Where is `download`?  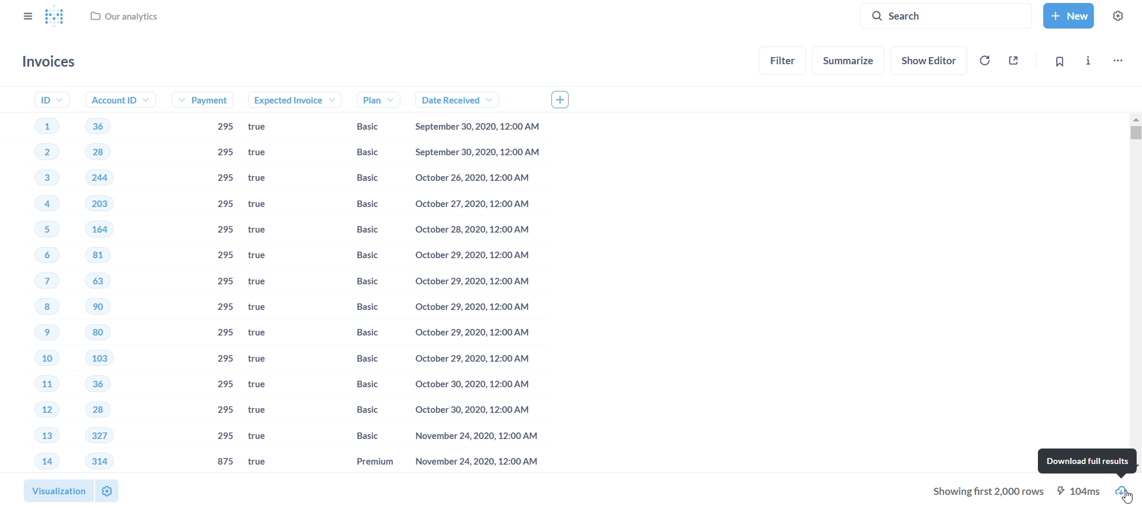
download is located at coordinates (1127, 491).